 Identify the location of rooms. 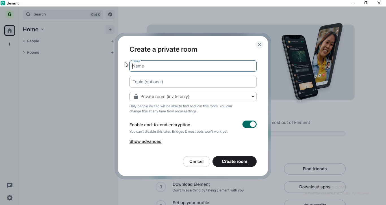
(62, 52).